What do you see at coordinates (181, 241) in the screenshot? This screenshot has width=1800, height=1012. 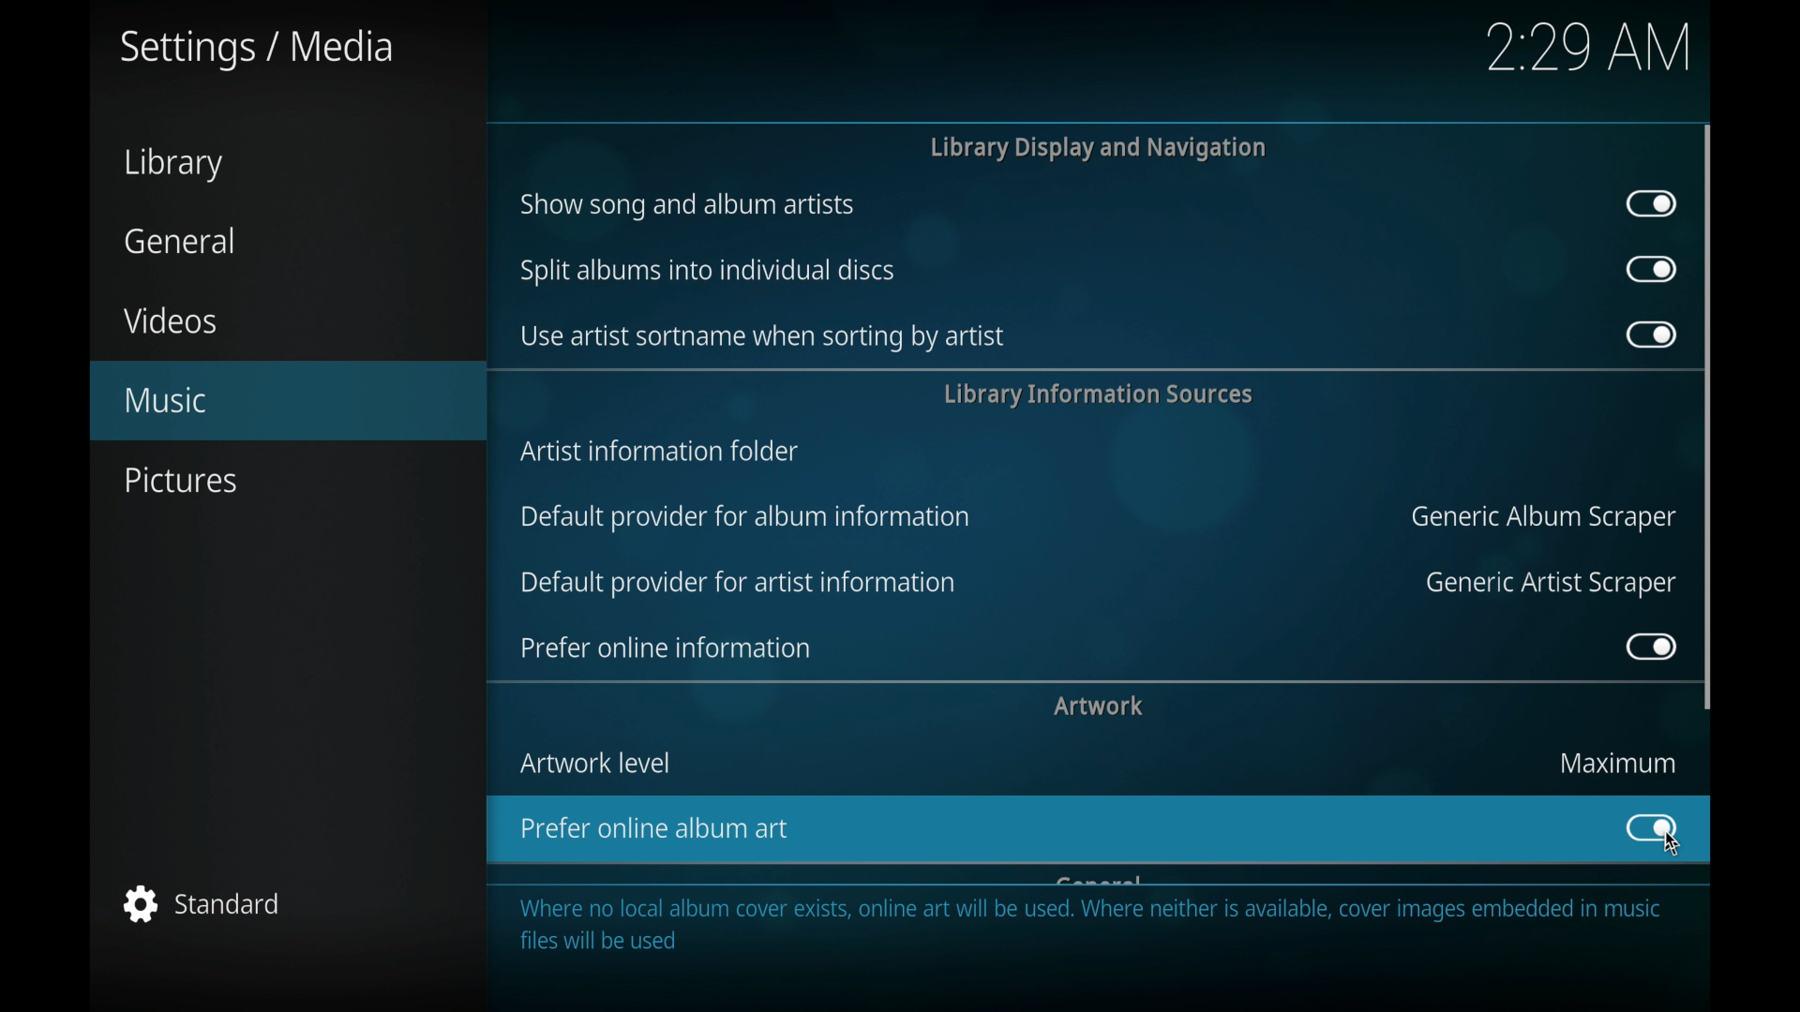 I see `general` at bounding box center [181, 241].